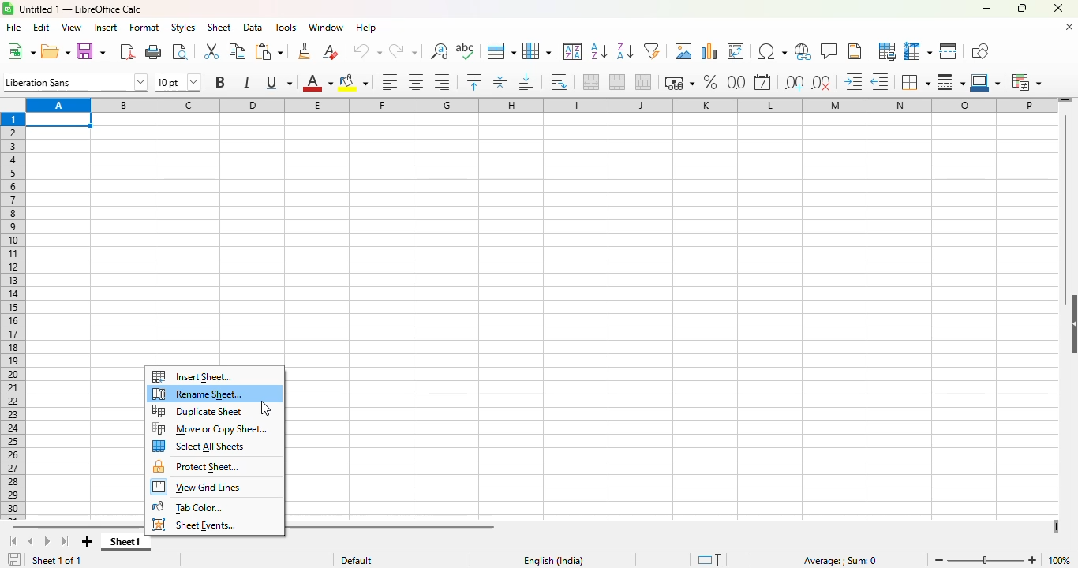 The image size is (1078, 568). Describe the element at coordinates (949, 51) in the screenshot. I see `split window` at that location.